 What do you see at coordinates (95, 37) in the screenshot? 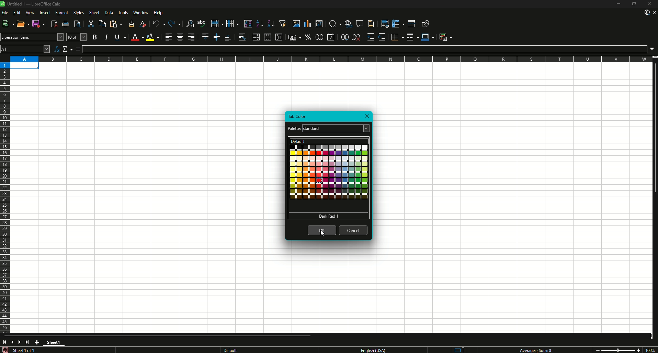
I see `Bold` at bounding box center [95, 37].